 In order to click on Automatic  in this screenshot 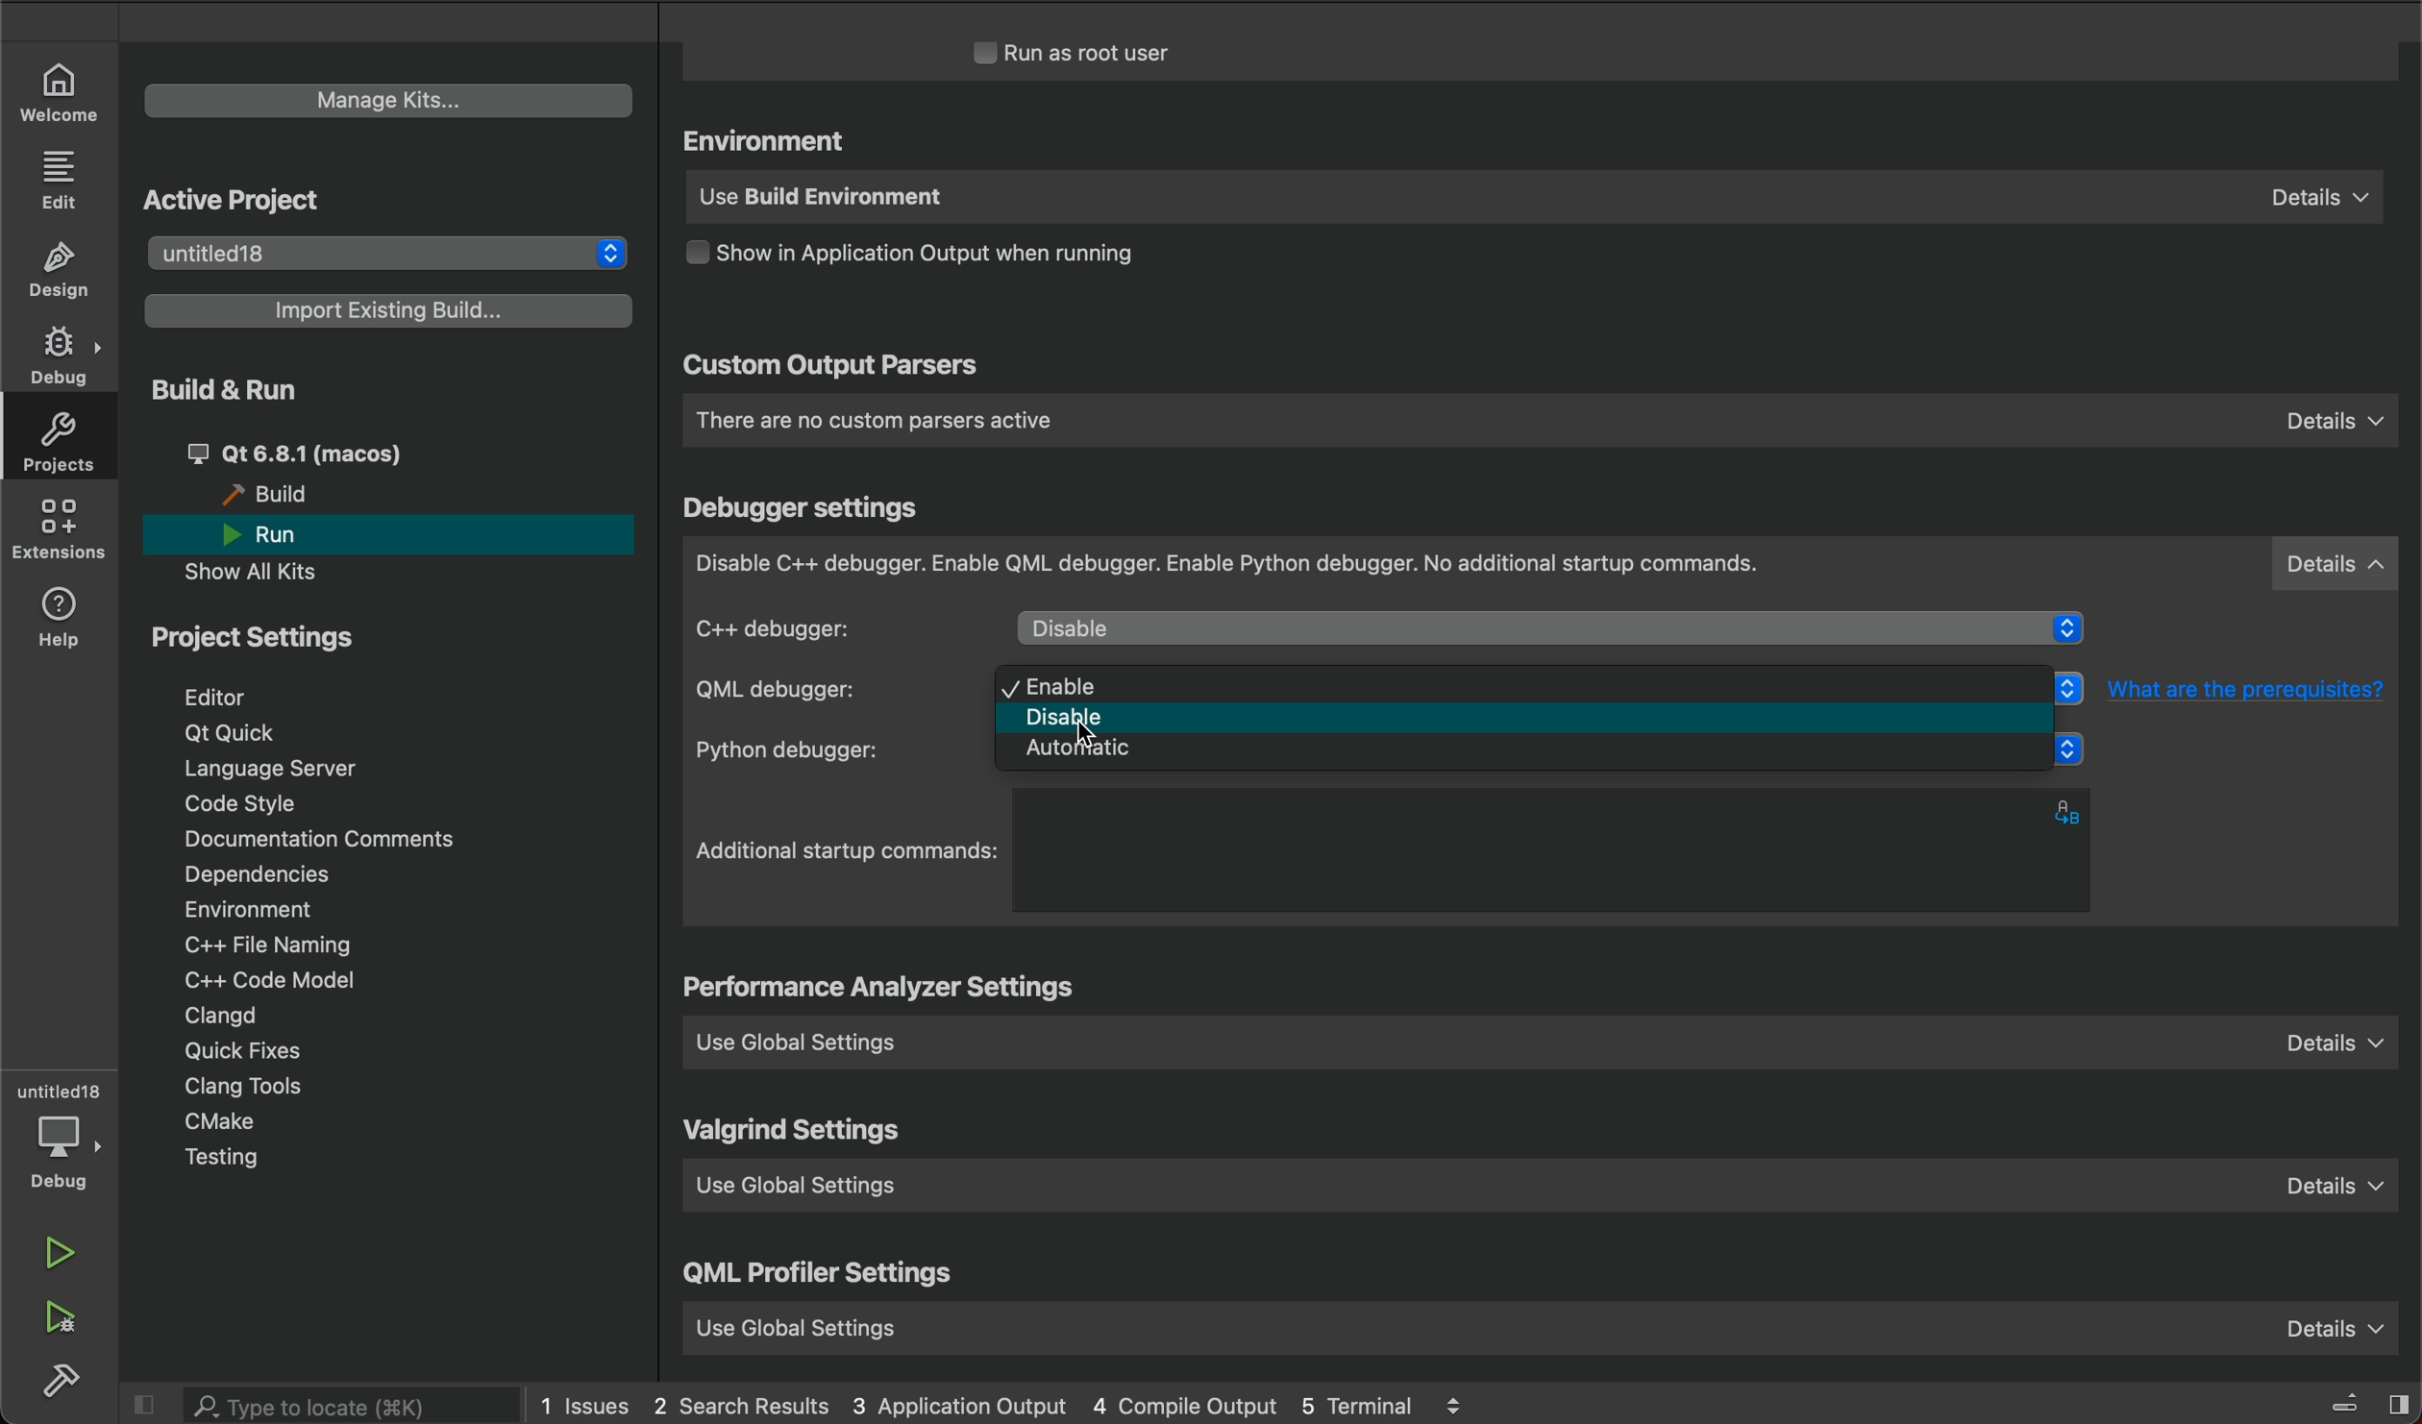, I will do `click(1537, 758)`.